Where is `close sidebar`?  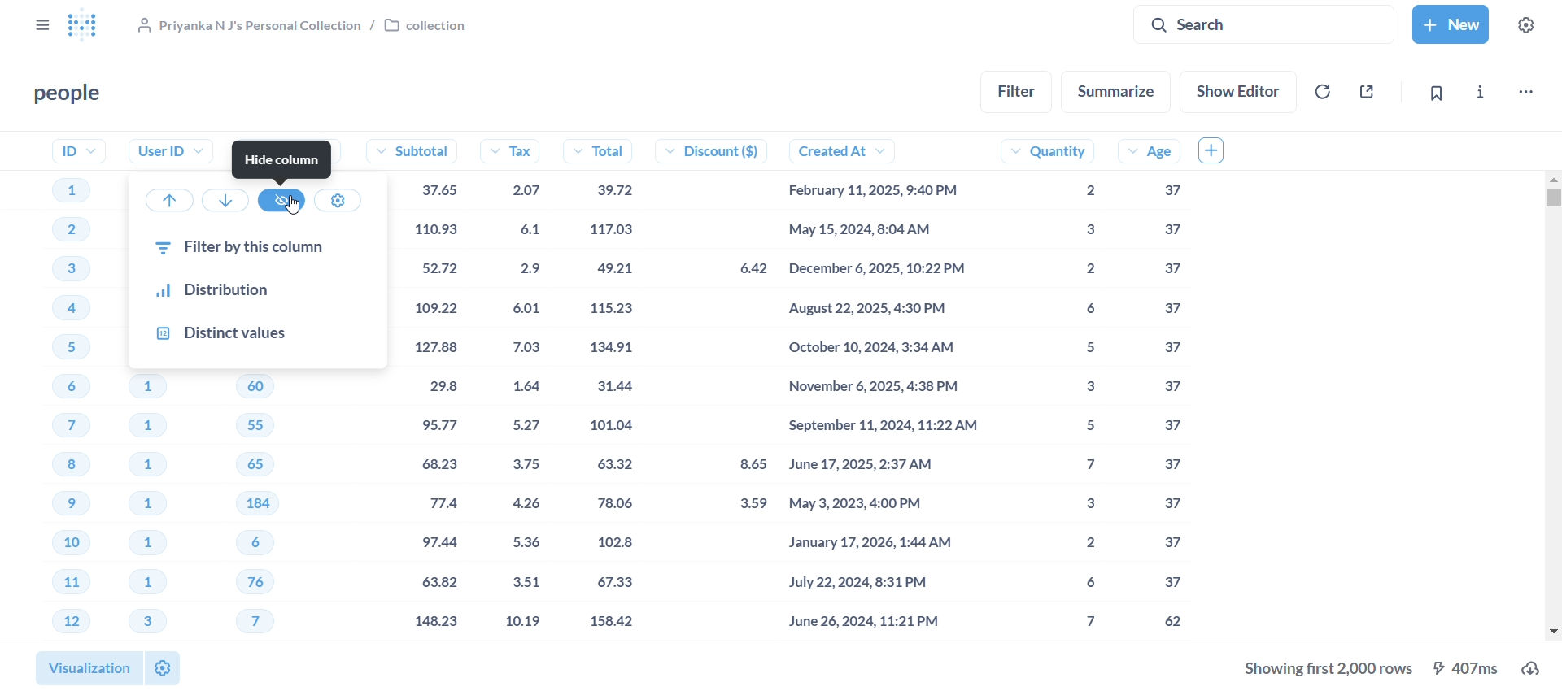 close sidebar is located at coordinates (41, 24).